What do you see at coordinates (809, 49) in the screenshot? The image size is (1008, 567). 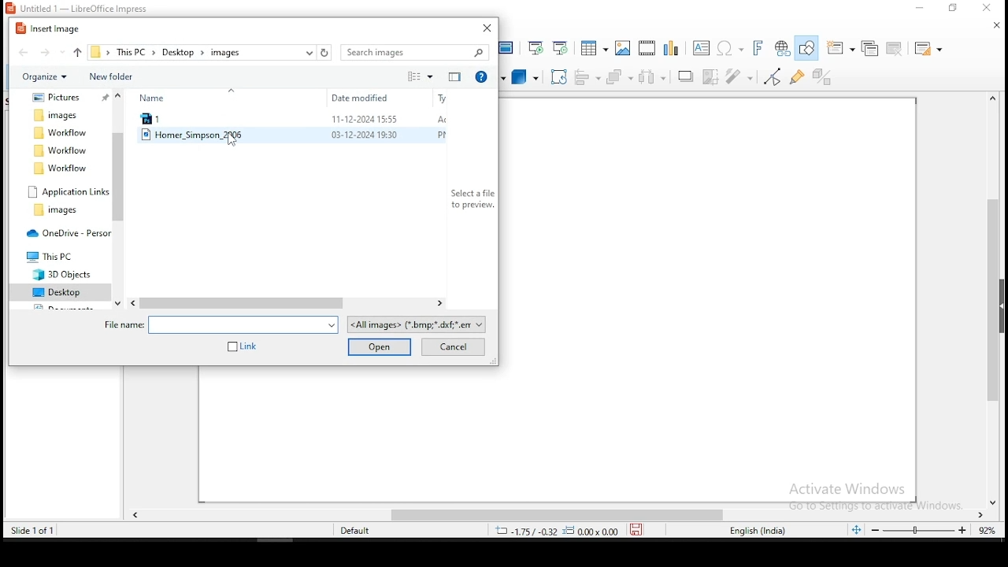 I see `show draw functions` at bounding box center [809, 49].